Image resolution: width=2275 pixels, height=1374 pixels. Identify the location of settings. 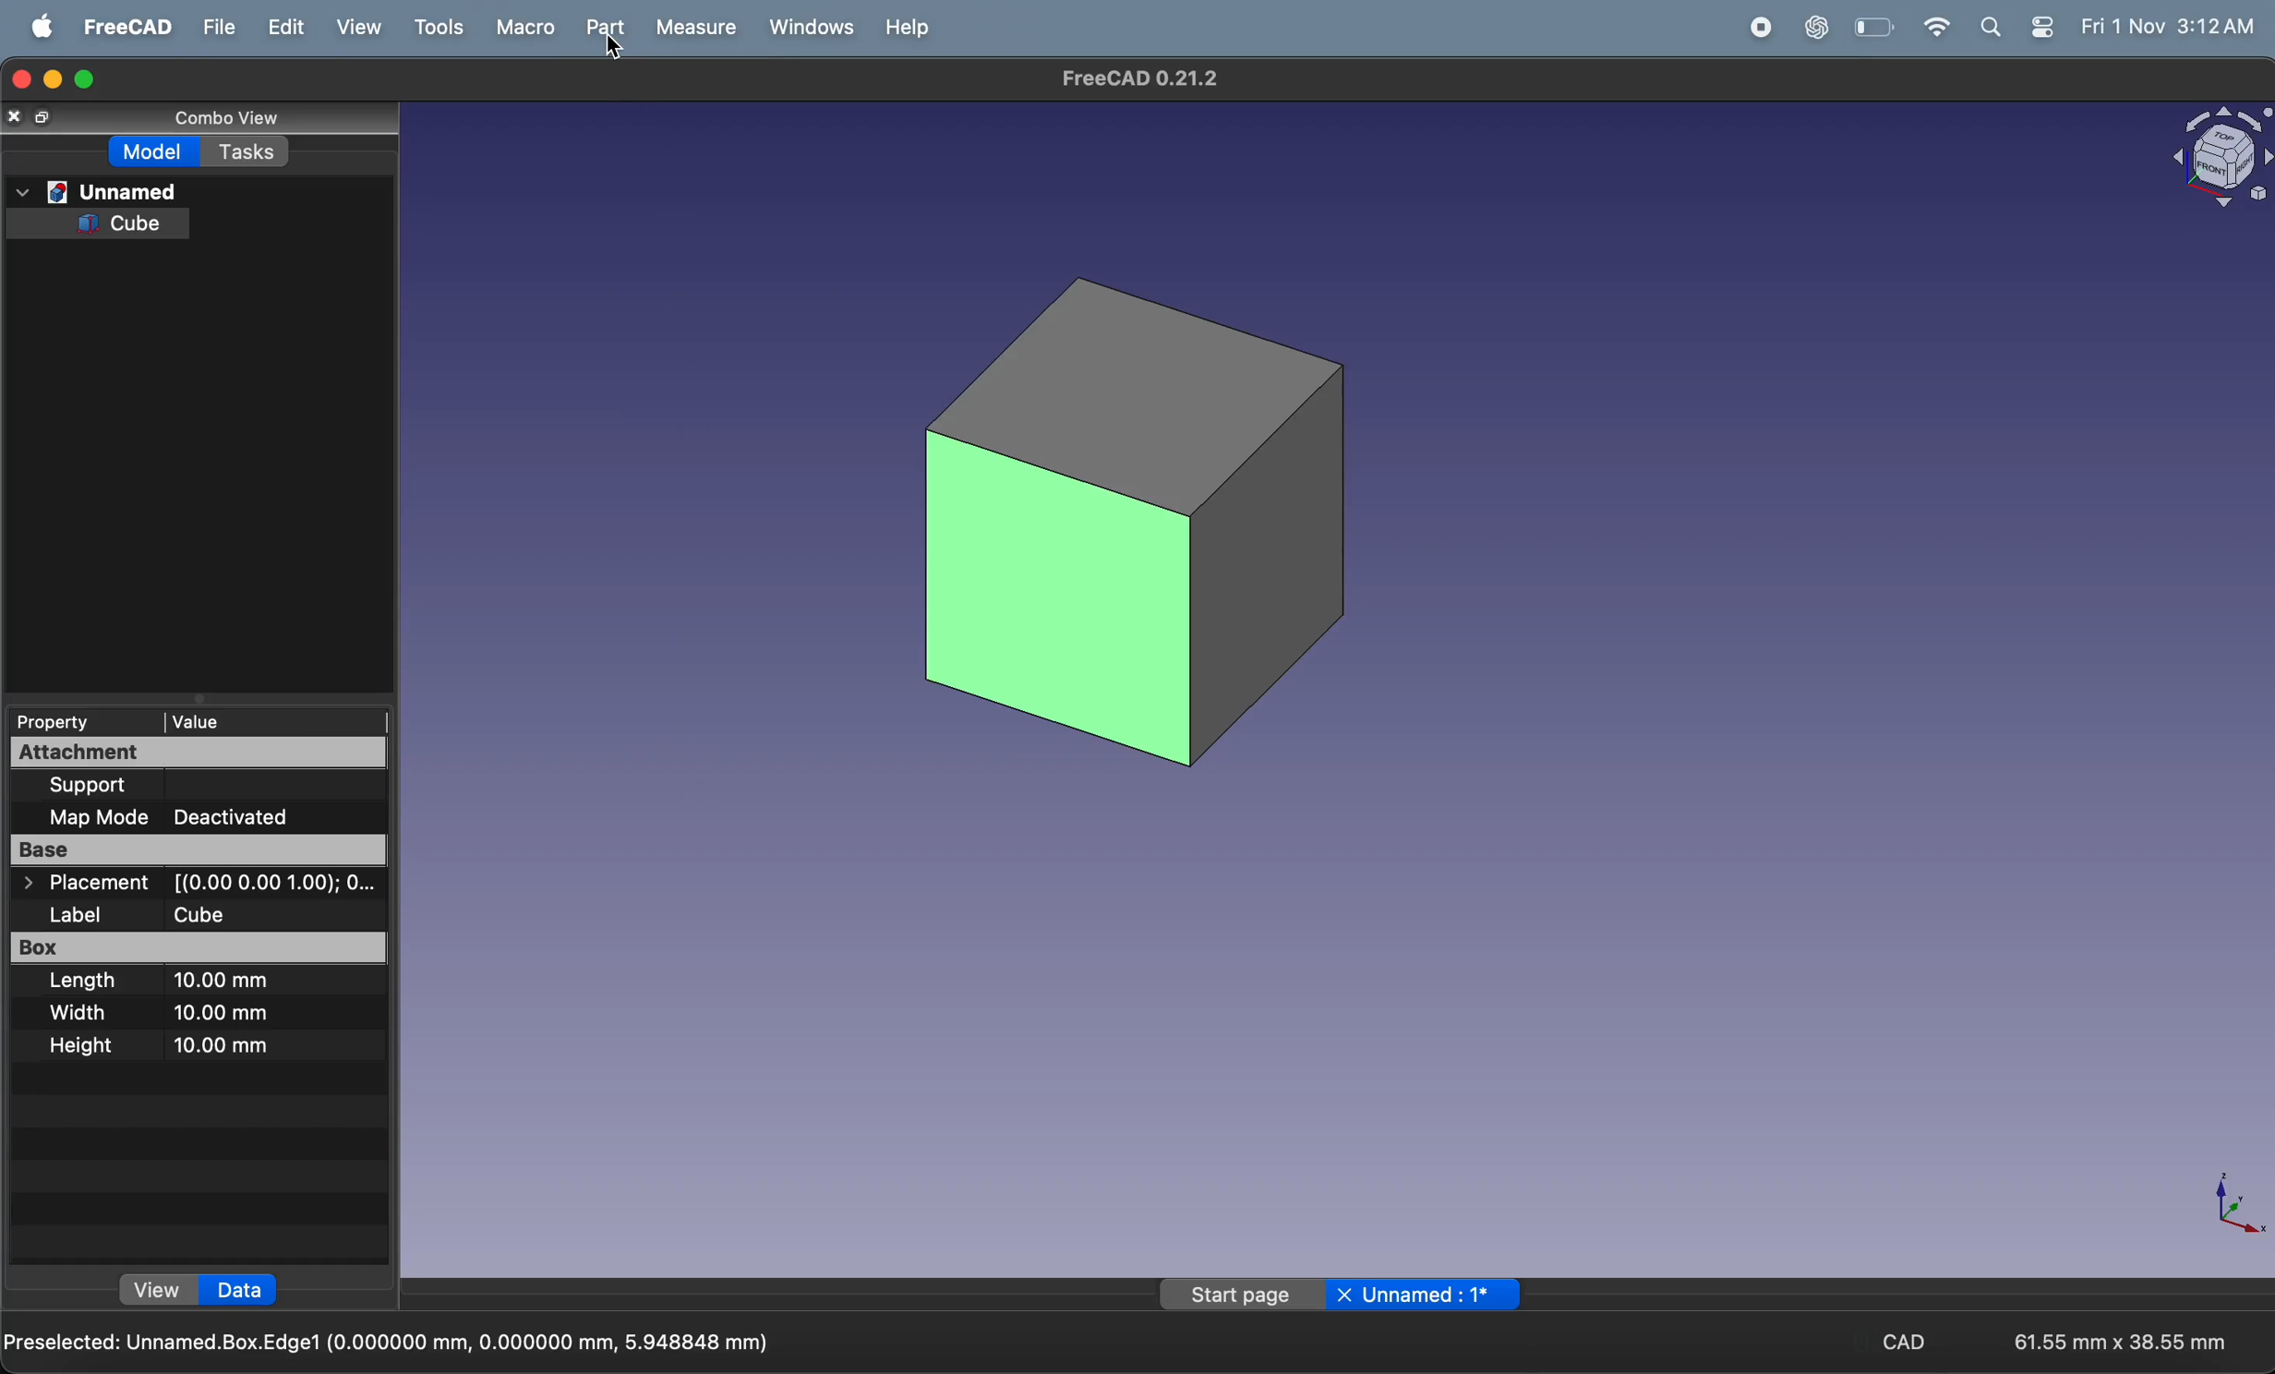
(2038, 28).